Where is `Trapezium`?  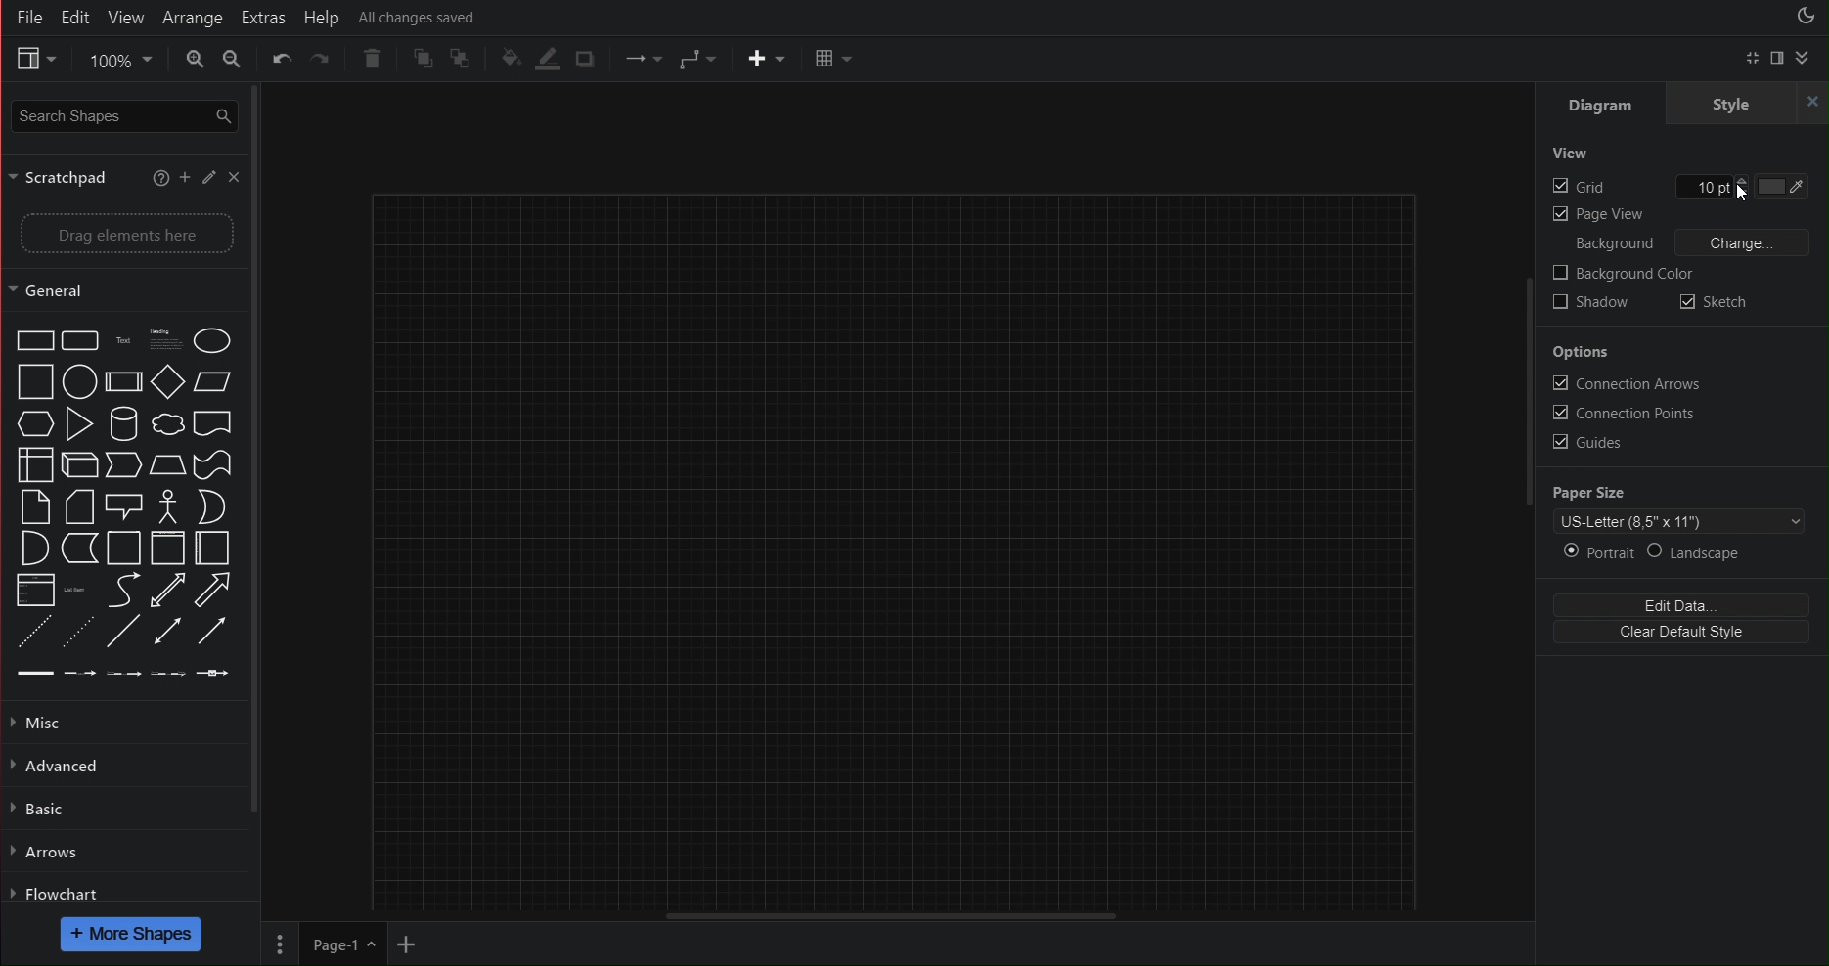 Trapezium is located at coordinates (212, 378).